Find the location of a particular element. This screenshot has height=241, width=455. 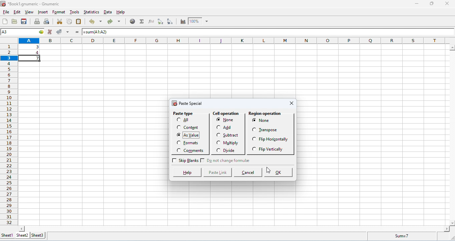

open is located at coordinates (14, 21).